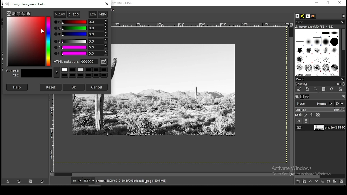  Describe the element at coordinates (316, 181) in the screenshot. I see `move layer one step down` at that location.